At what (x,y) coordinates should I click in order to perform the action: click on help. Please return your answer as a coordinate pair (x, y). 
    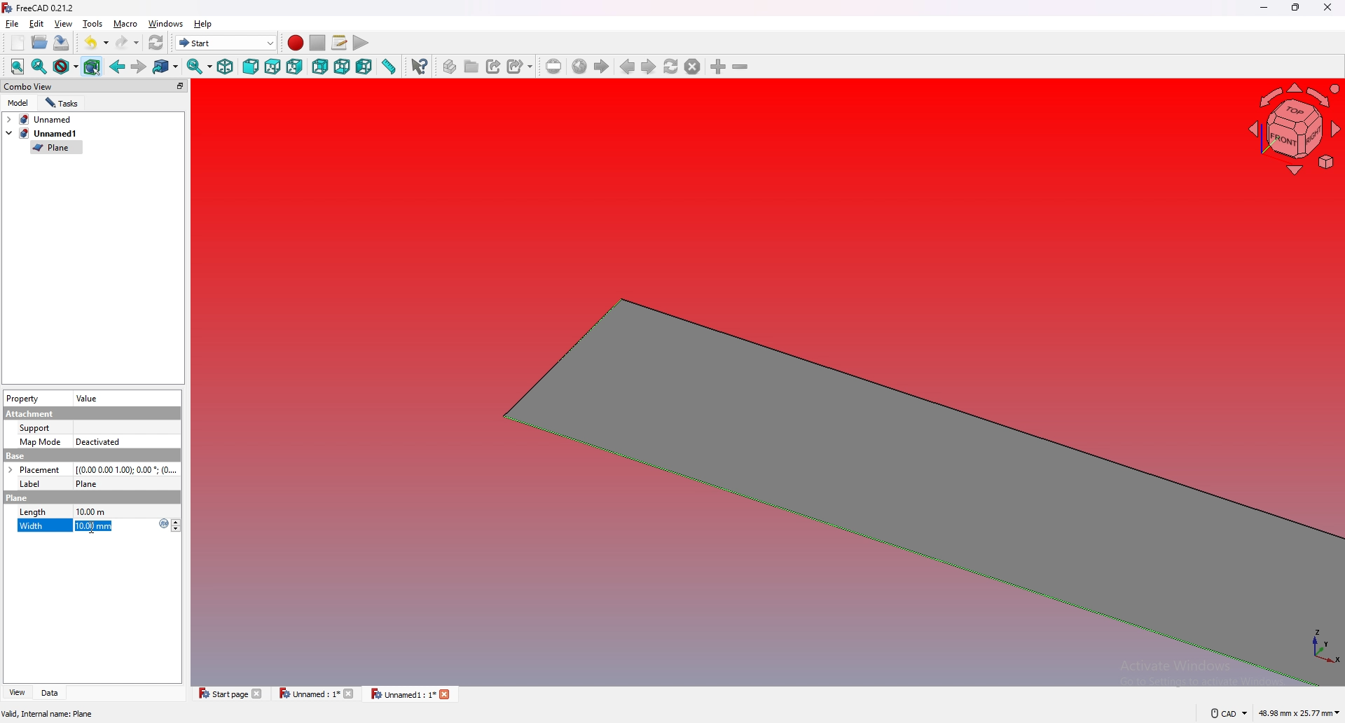
    Looking at the image, I should click on (204, 24).